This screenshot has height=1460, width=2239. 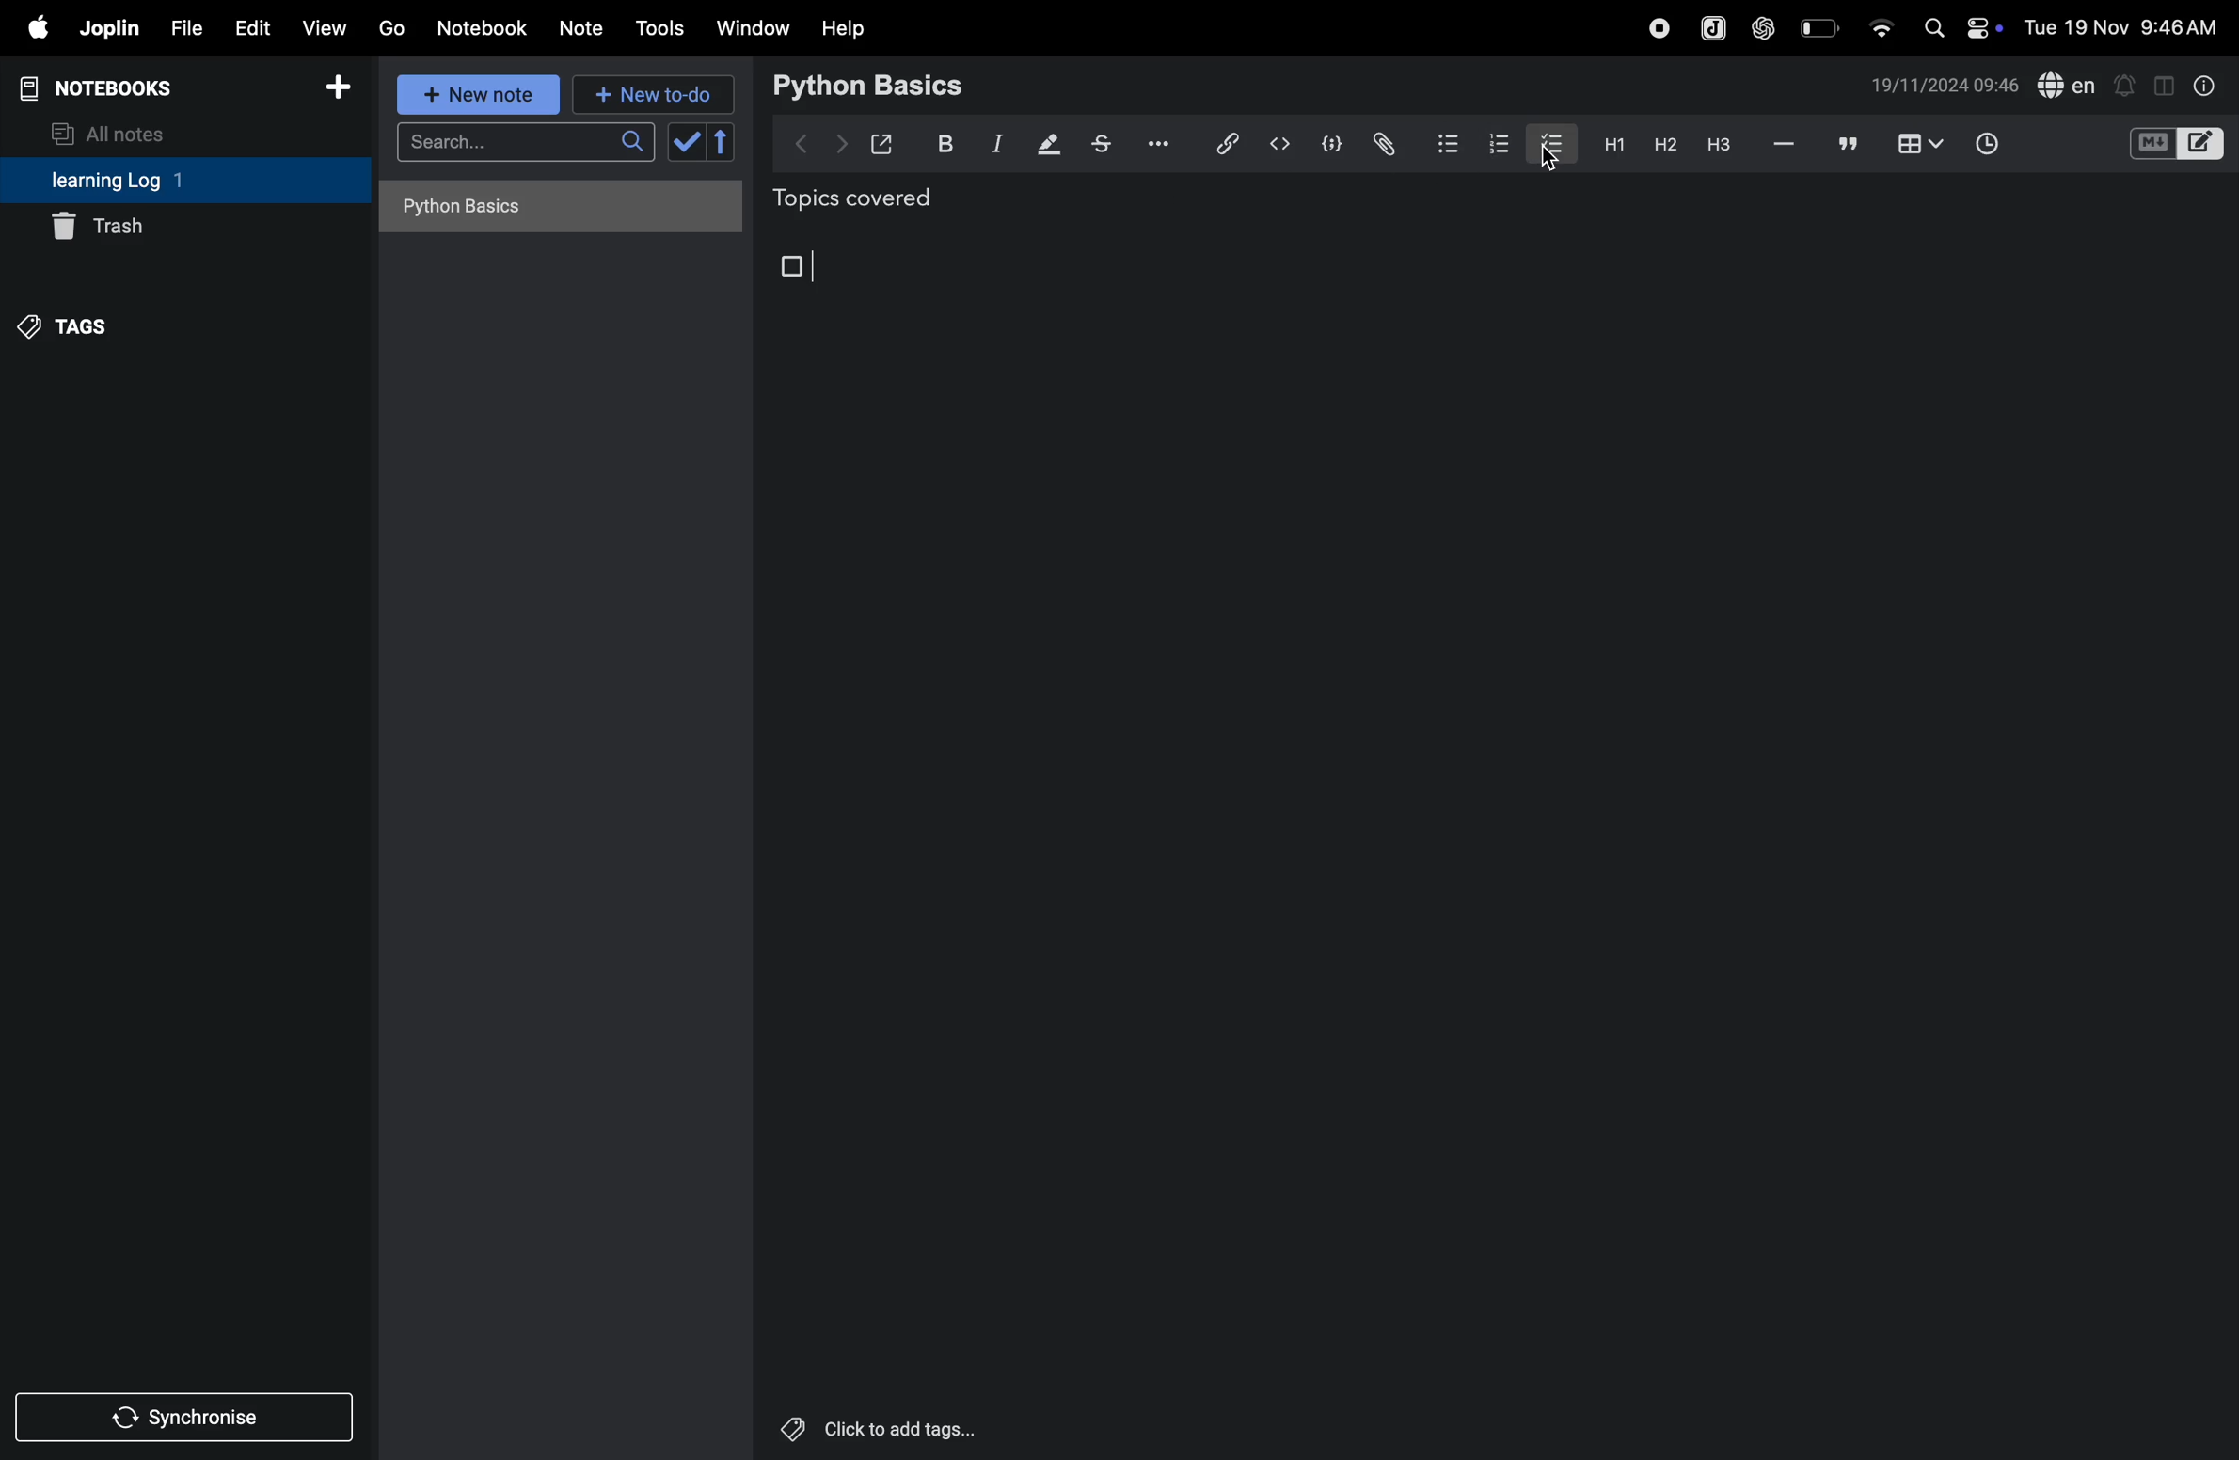 What do you see at coordinates (1609, 144) in the screenshot?
I see `h1` at bounding box center [1609, 144].